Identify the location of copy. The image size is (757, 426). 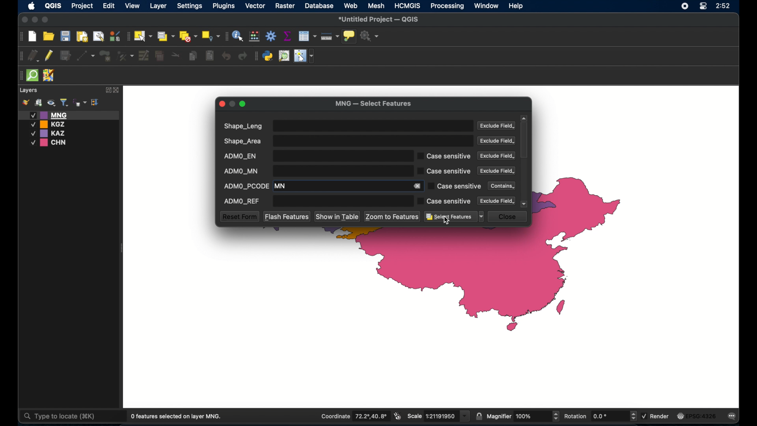
(194, 56).